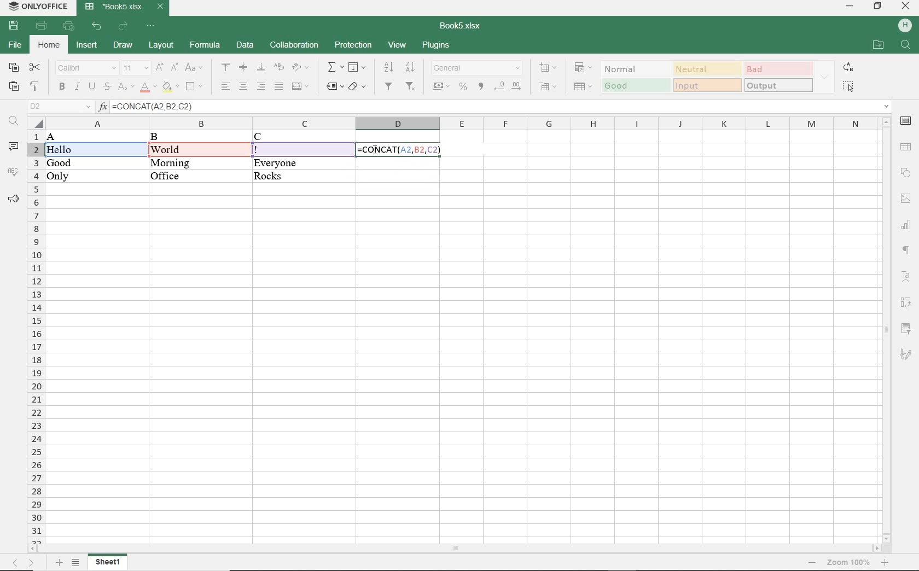 The width and height of the screenshot is (919, 571). I want to click on PLUGINS, so click(435, 46).